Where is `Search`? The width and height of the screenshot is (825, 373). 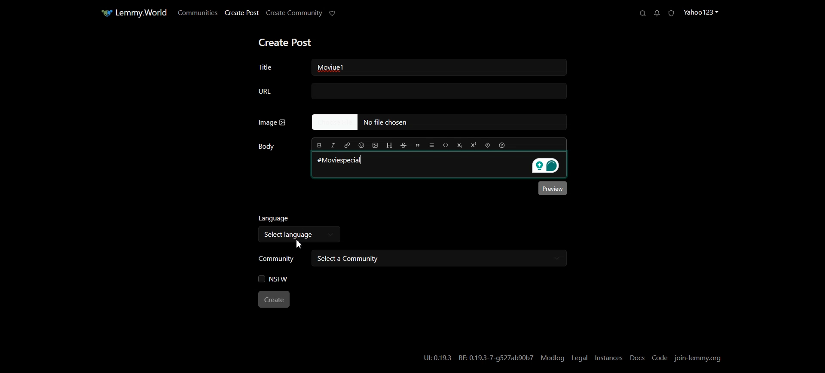 Search is located at coordinates (640, 13).